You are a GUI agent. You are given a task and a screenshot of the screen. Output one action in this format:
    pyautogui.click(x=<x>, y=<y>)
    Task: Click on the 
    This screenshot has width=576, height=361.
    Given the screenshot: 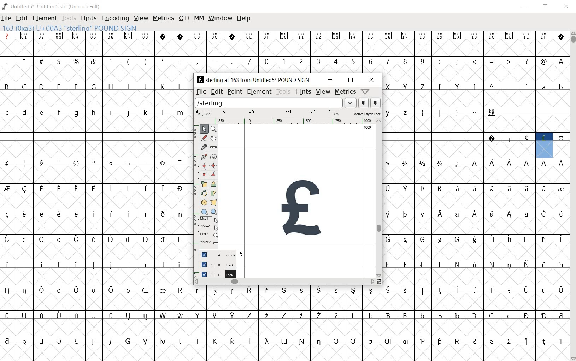 What is the action you would take?
    pyautogui.click(x=232, y=341)
    